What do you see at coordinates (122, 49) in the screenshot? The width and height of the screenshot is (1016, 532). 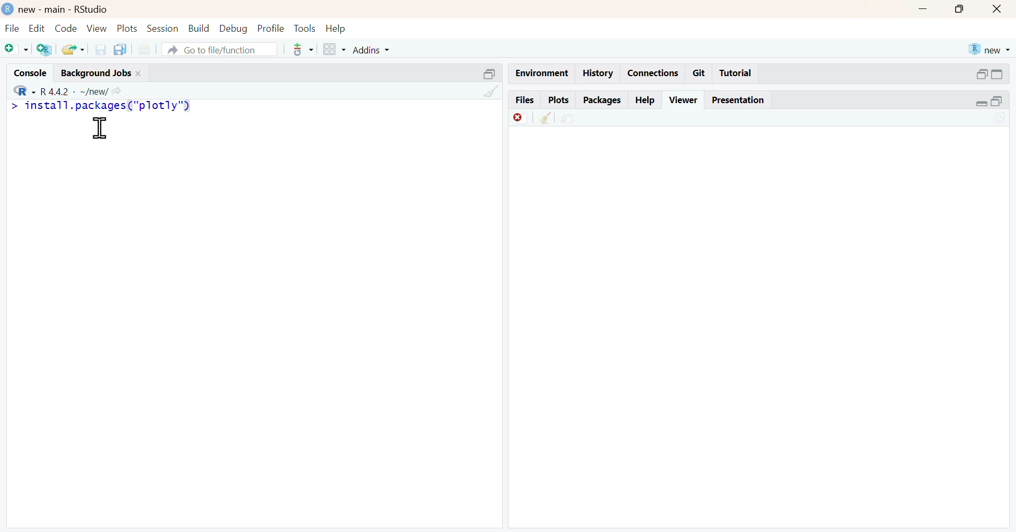 I see `save all open documents` at bounding box center [122, 49].